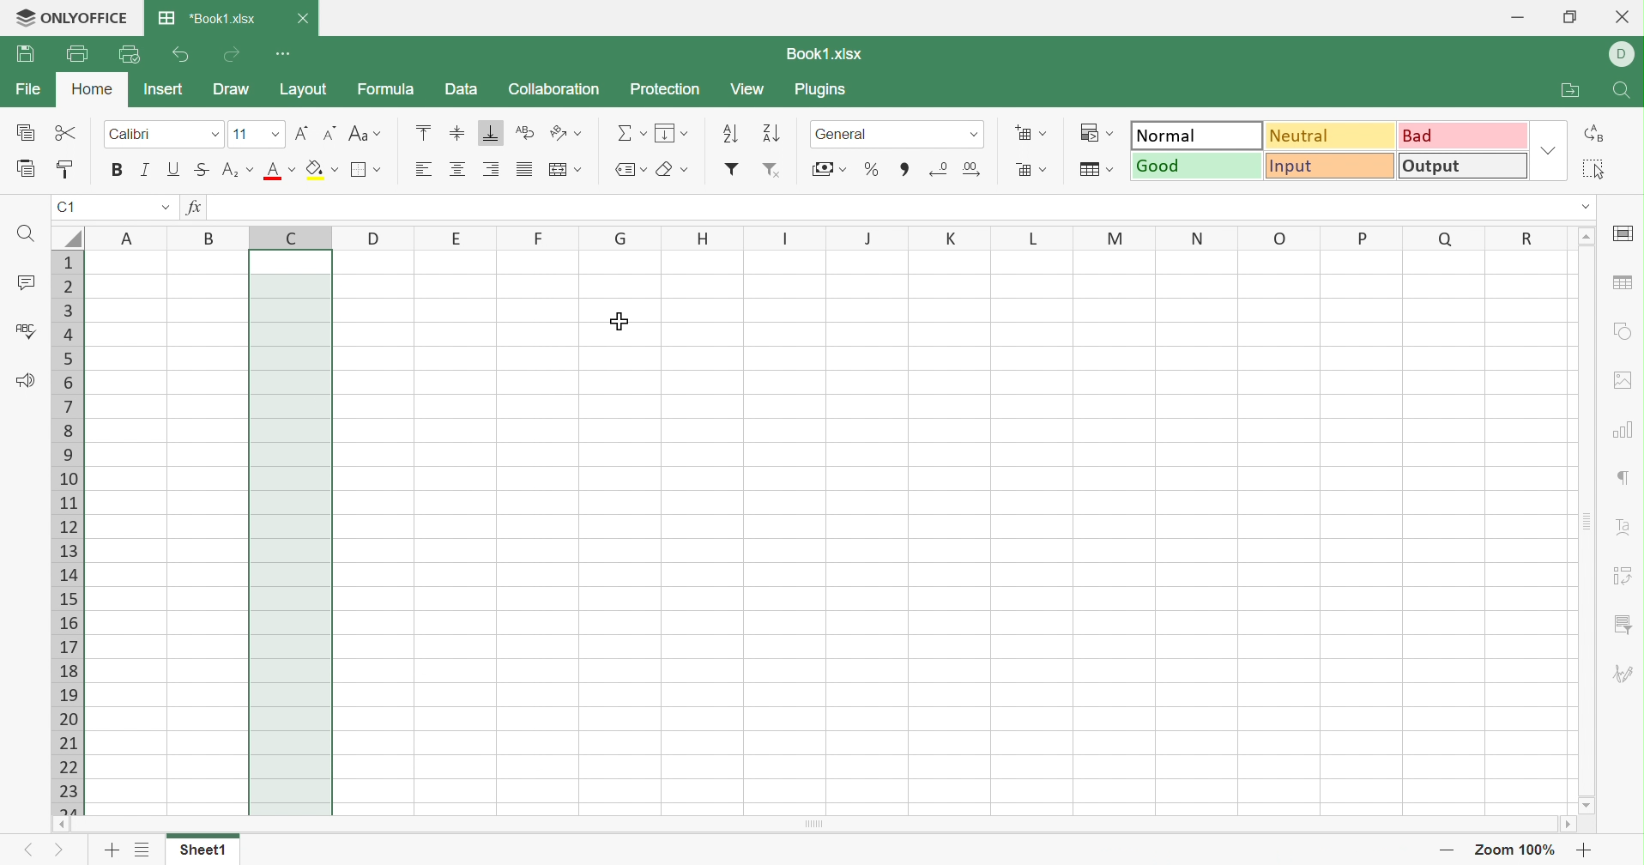 This screenshot has height=865, width=1644. What do you see at coordinates (305, 89) in the screenshot?
I see `Layout` at bounding box center [305, 89].